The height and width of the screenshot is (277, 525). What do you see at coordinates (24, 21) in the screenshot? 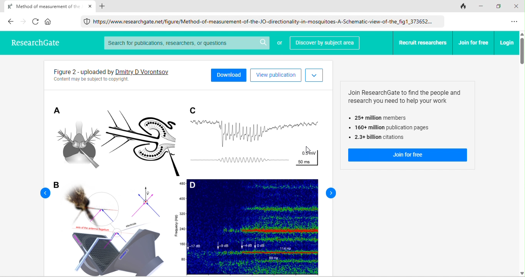
I see `forward` at bounding box center [24, 21].